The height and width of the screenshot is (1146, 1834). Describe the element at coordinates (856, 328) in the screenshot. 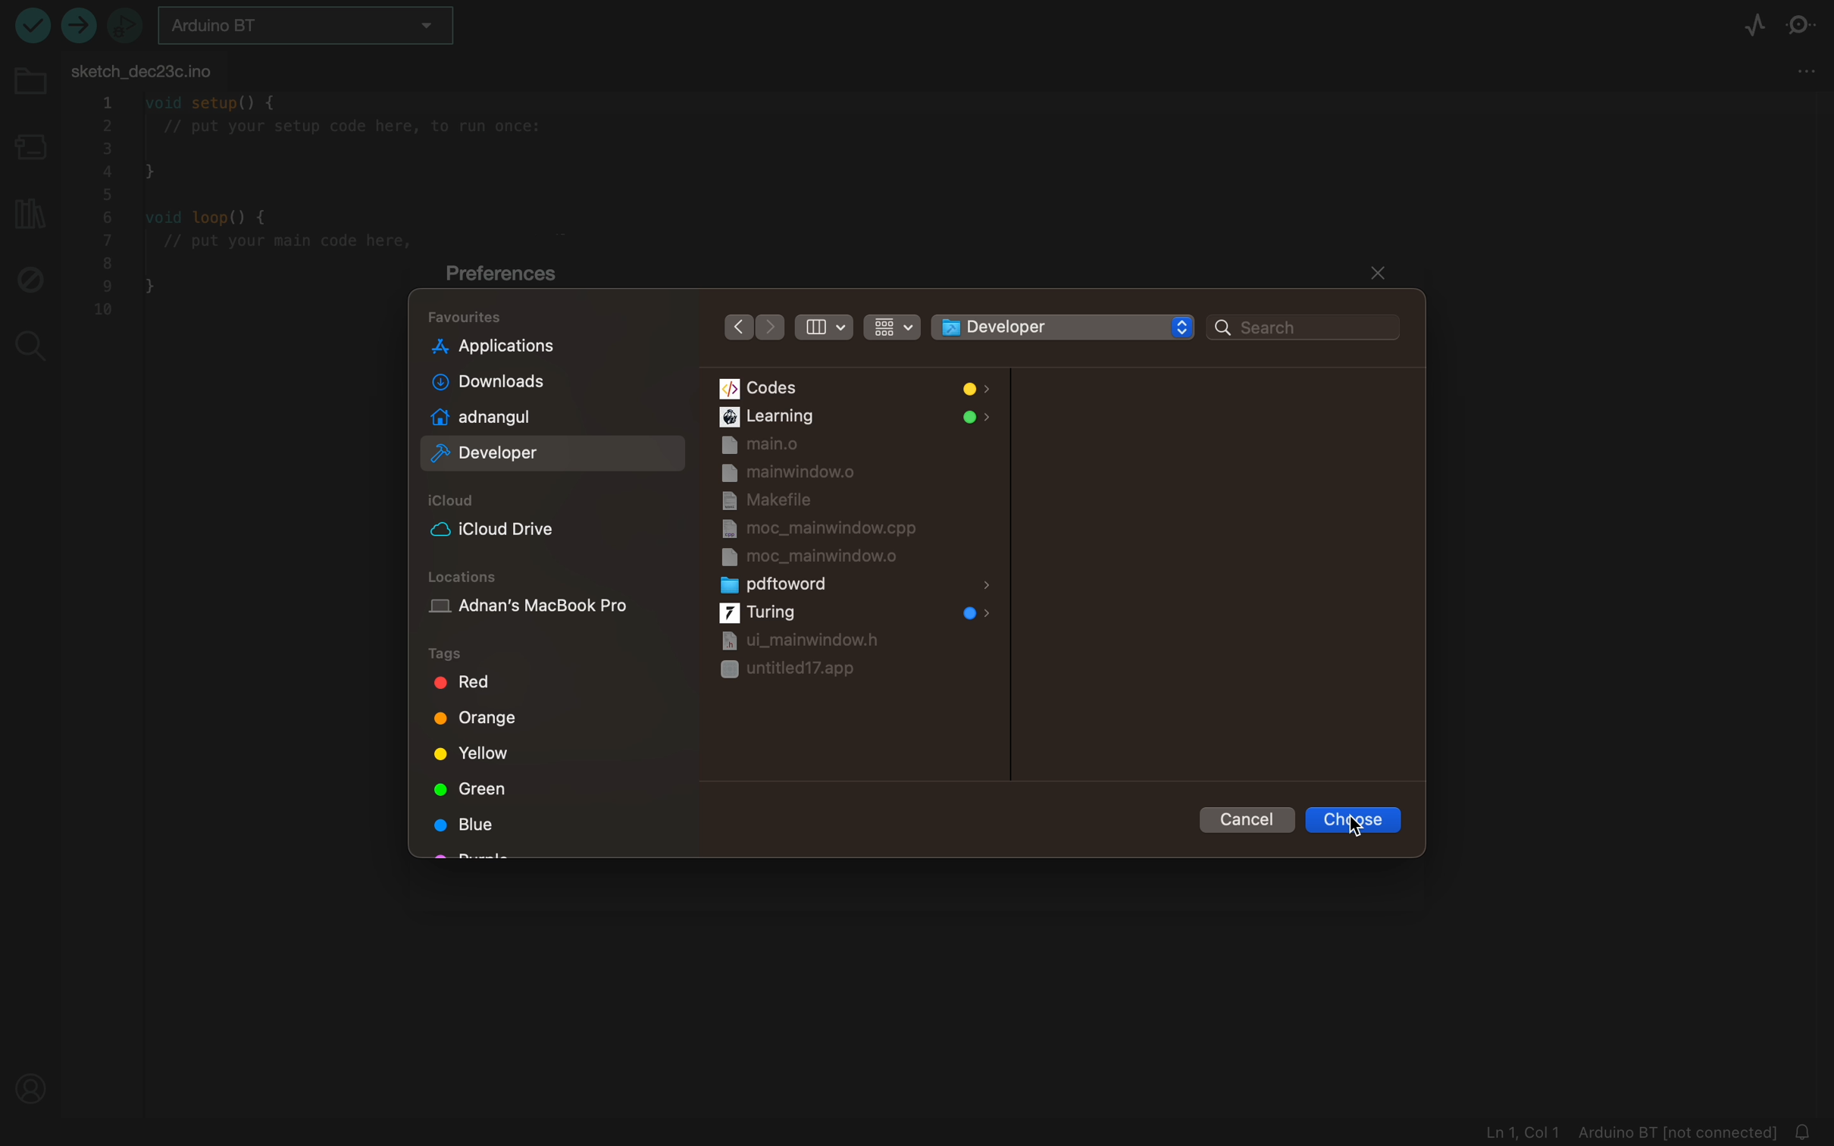

I see `filters` at that location.